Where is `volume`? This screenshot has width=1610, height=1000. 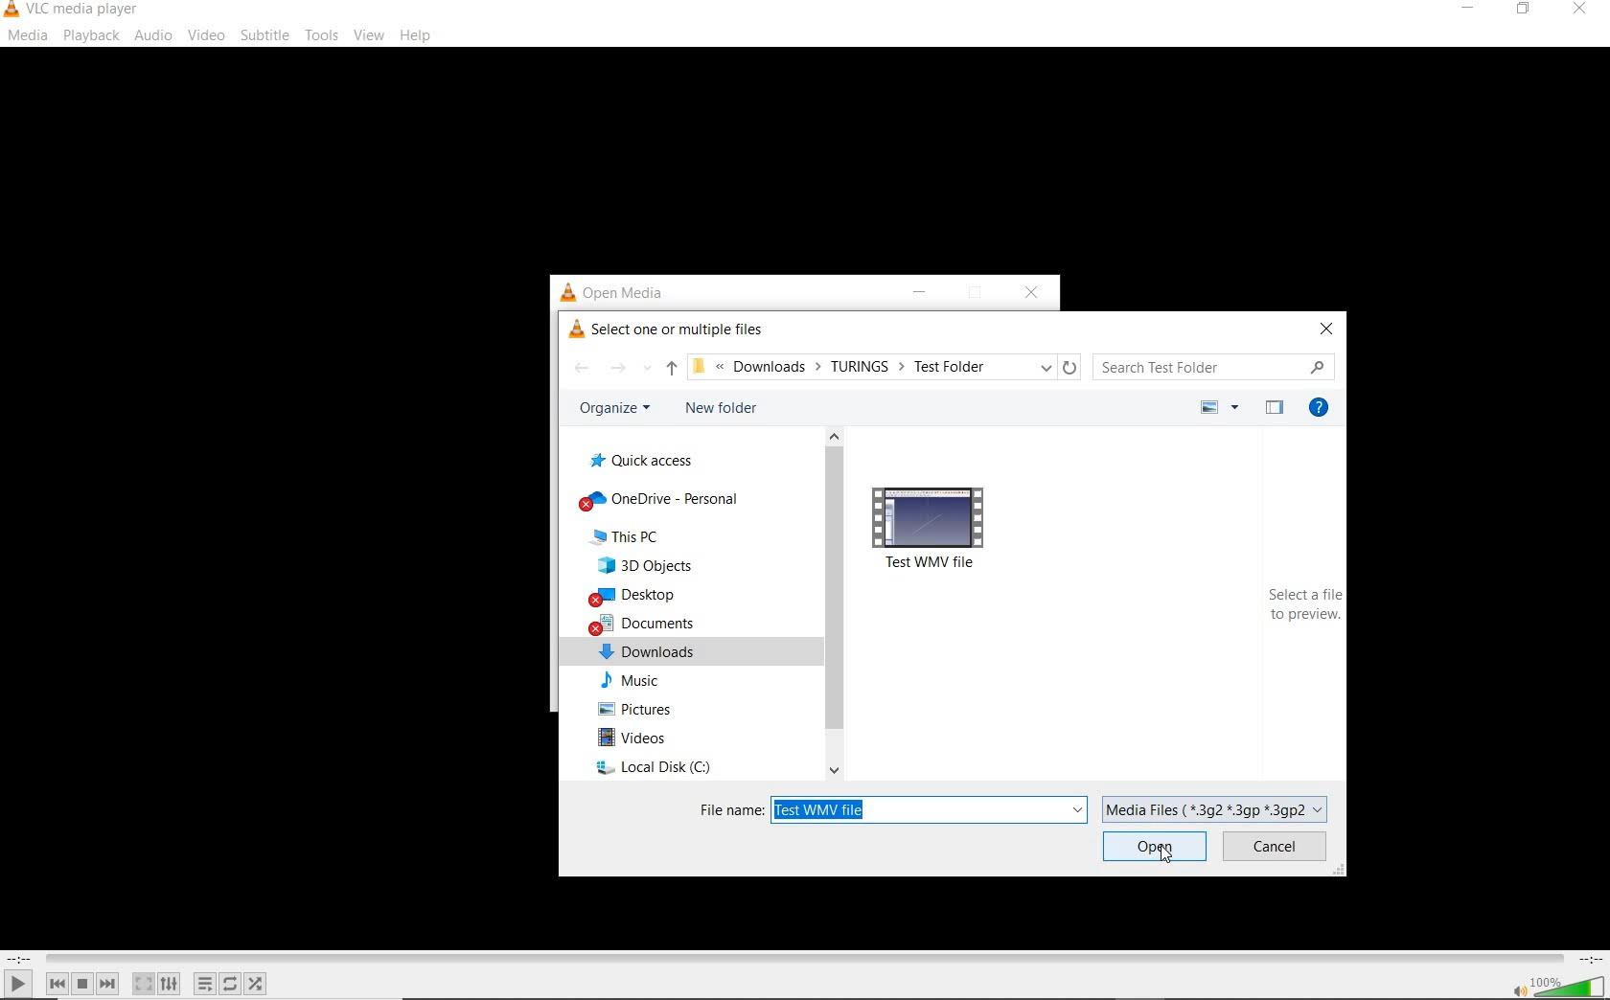
volume is located at coordinates (1570, 985).